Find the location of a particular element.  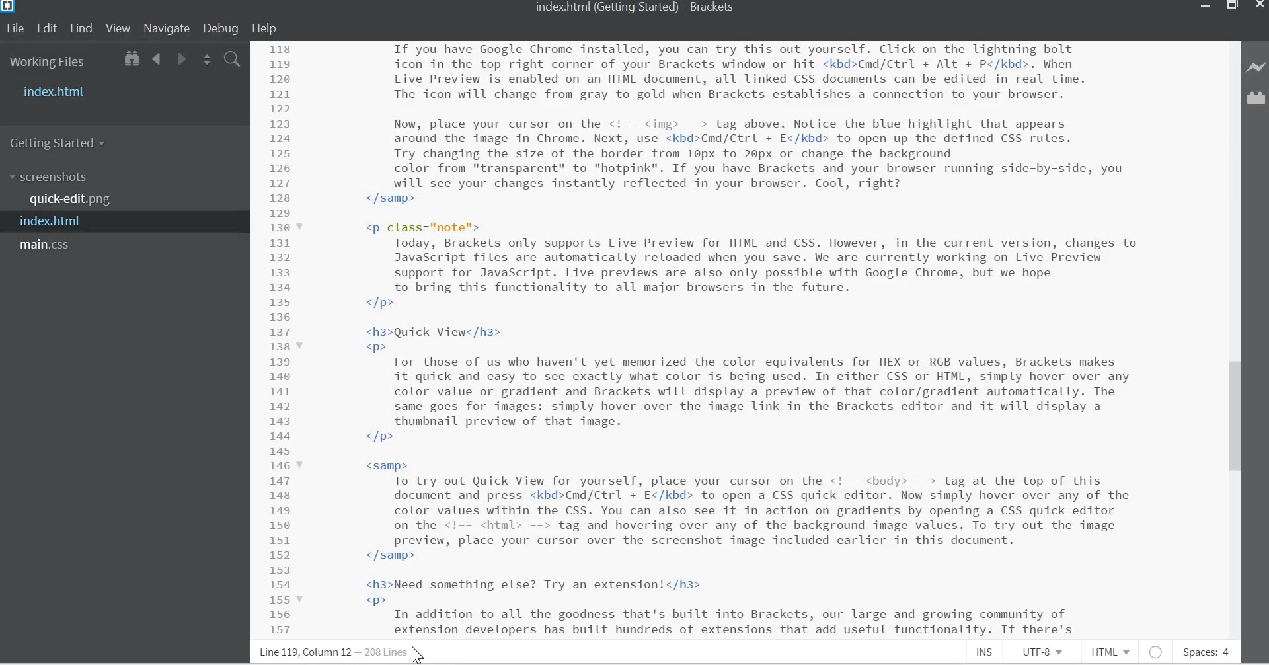

Working Files is located at coordinates (50, 63).